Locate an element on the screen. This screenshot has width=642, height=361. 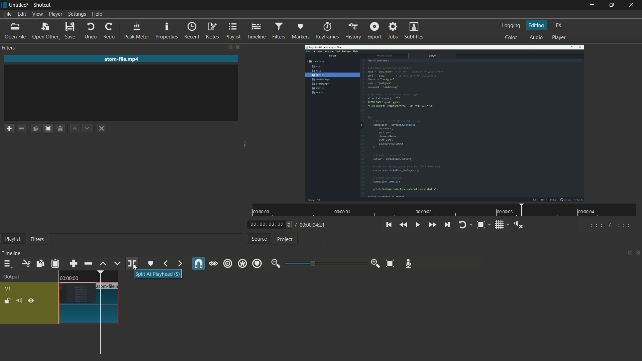
subtitles is located at coordinates (414, 30).